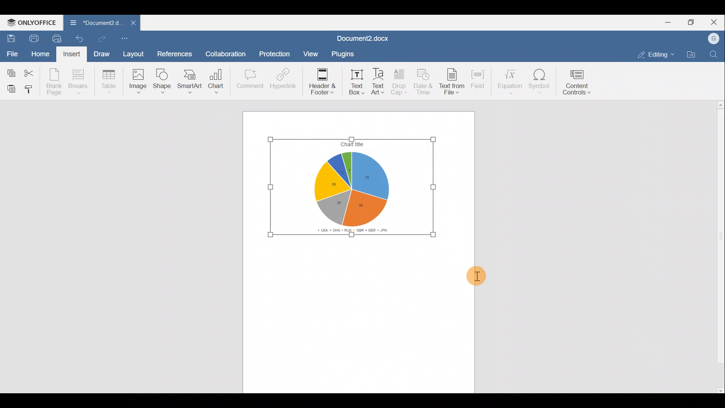 This screenshot has width=725, height=408. What do you see at coordinates (132, 23) in the screenshot?
I see `Close document` at bounding box center [132, 23].